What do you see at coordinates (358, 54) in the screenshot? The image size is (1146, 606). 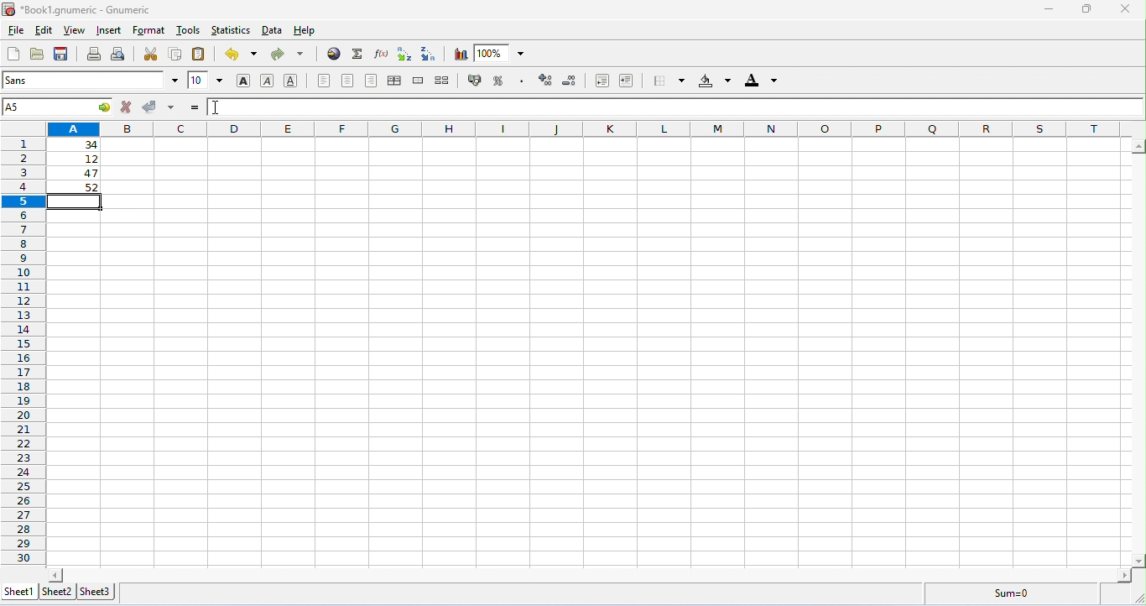 I see `sum` at bounding box center [358, 54].